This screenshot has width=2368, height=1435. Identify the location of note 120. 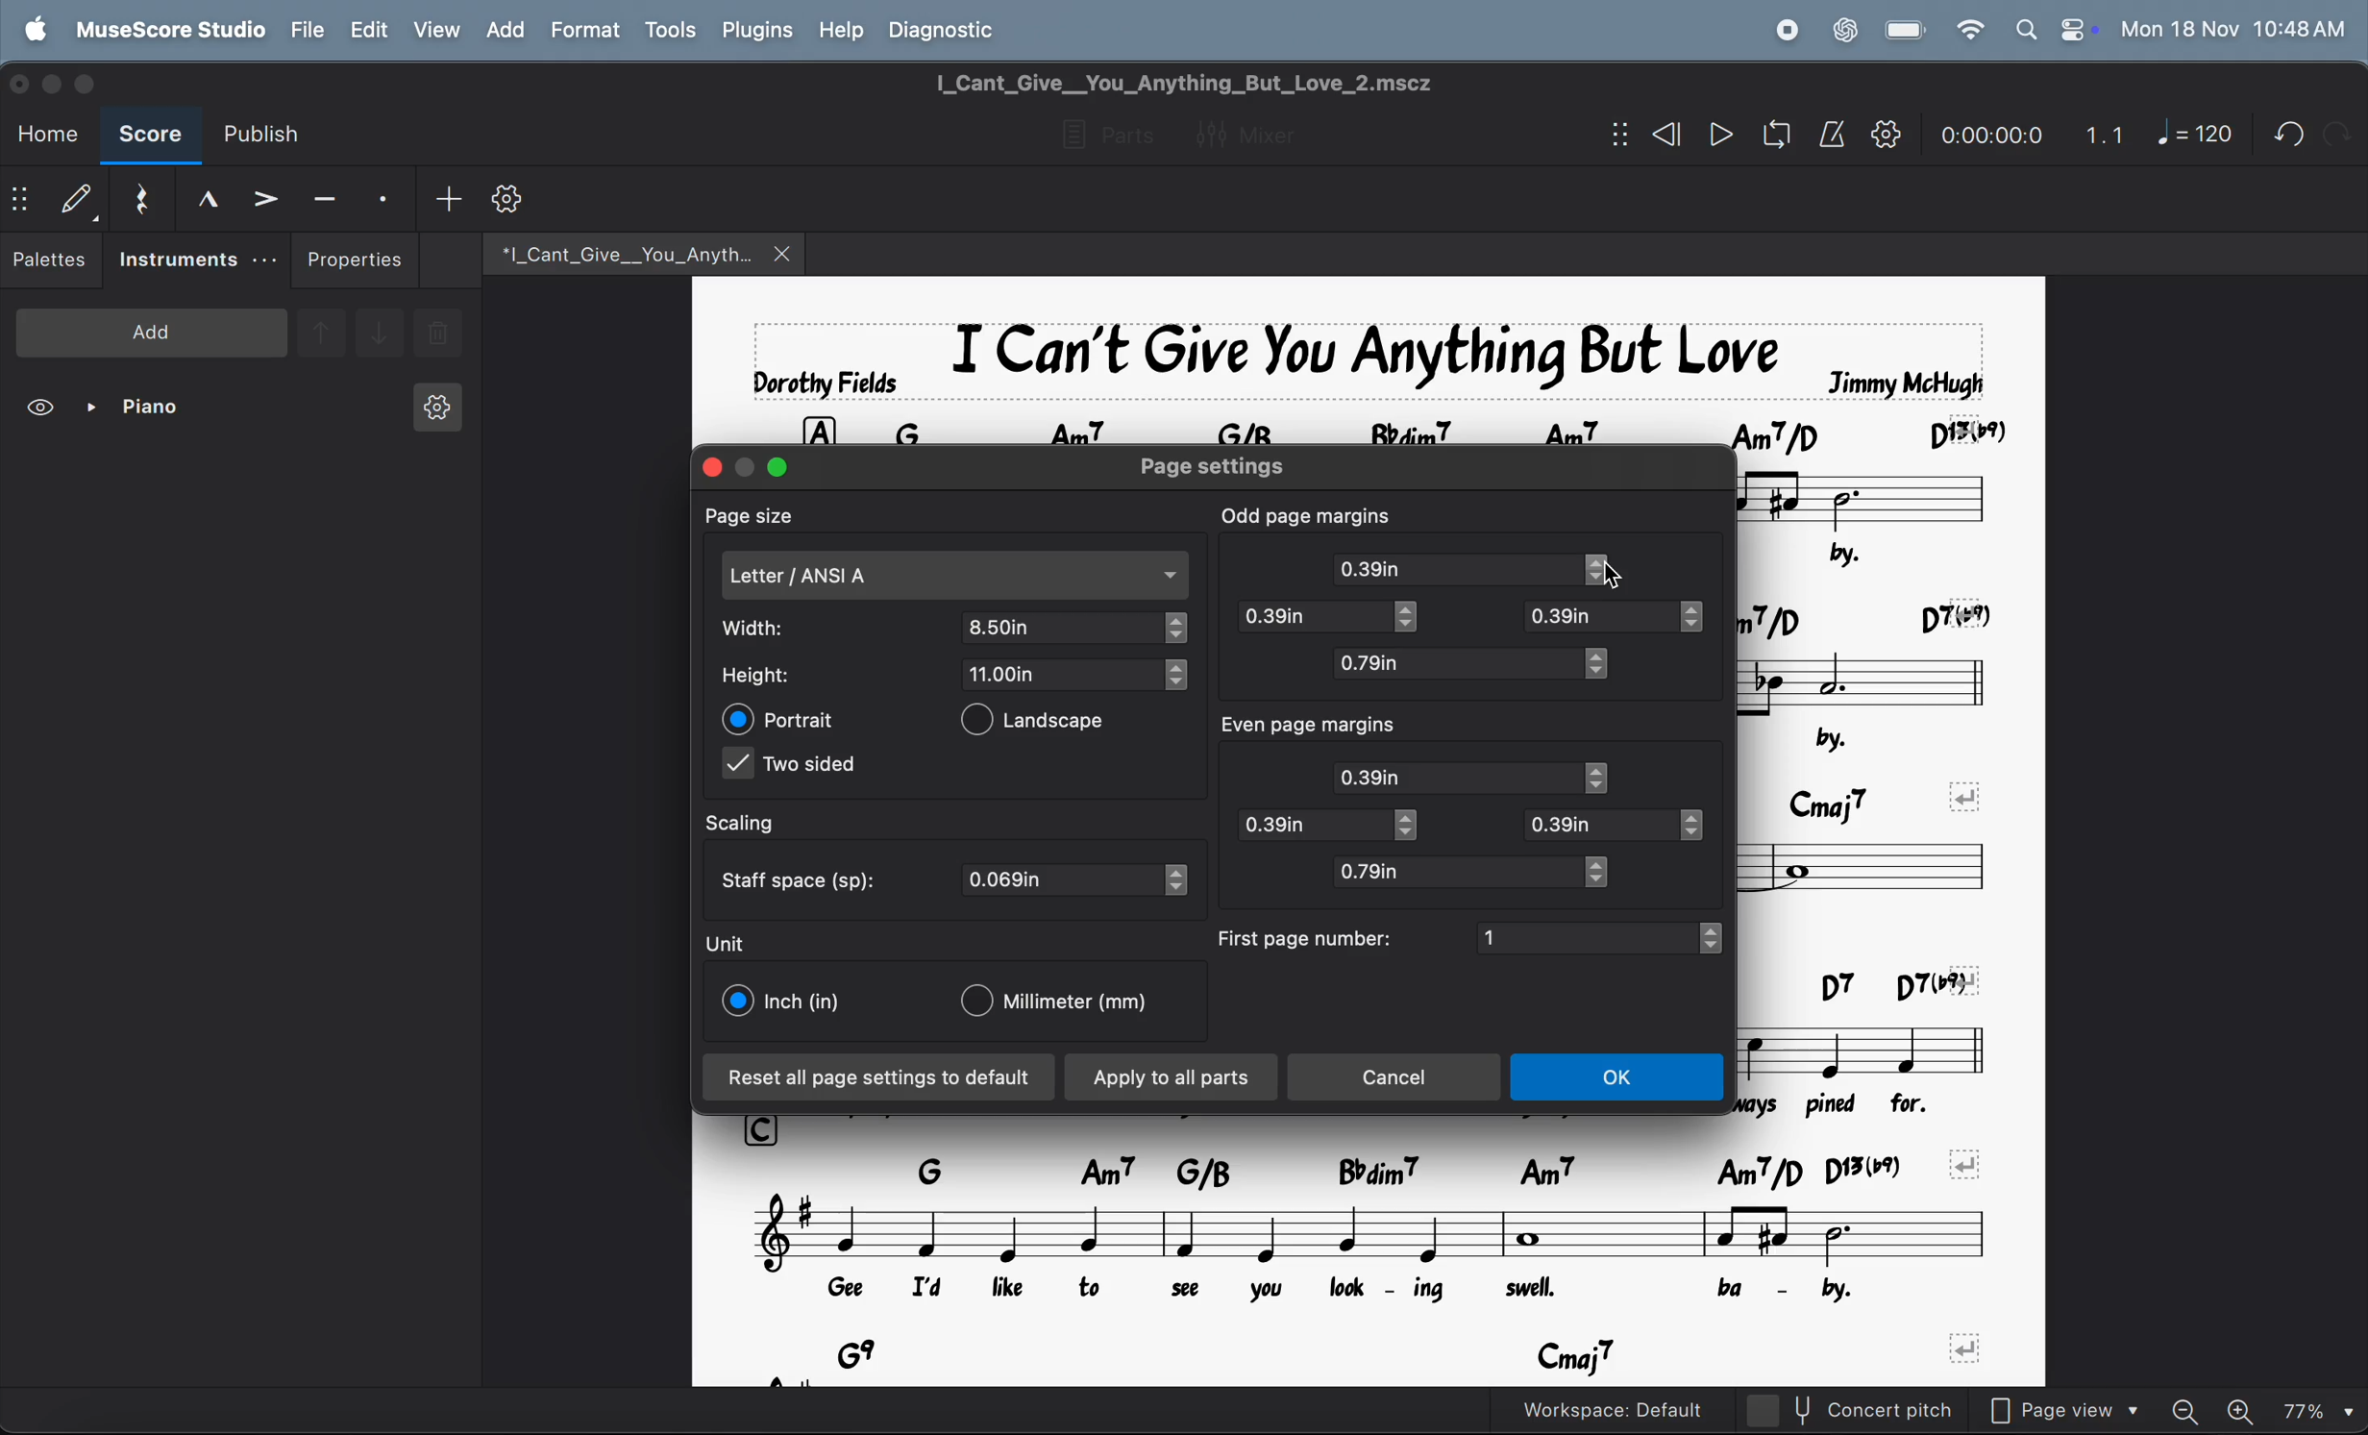
(2195, 135).